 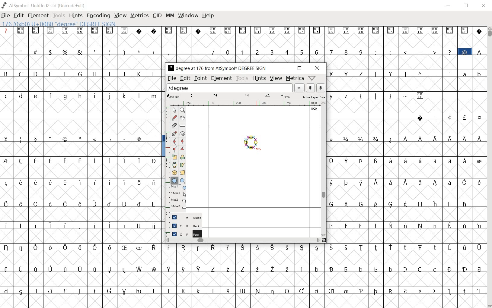 I want to click on , so click(x=81, y=181).